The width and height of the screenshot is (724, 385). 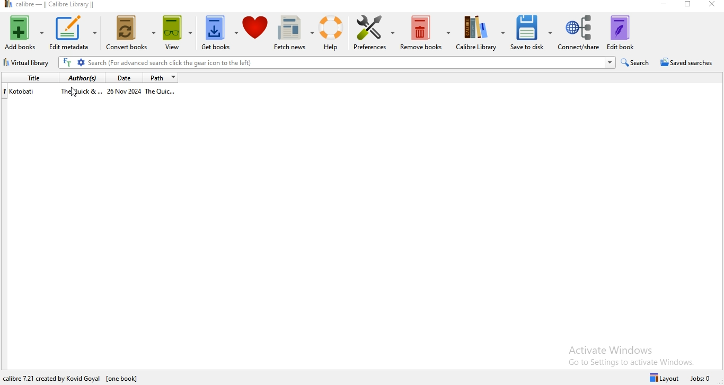 What do you see at coordinates (578, 32) in the screenshot?
I see `connect/share` at bounding box center [578, 32].